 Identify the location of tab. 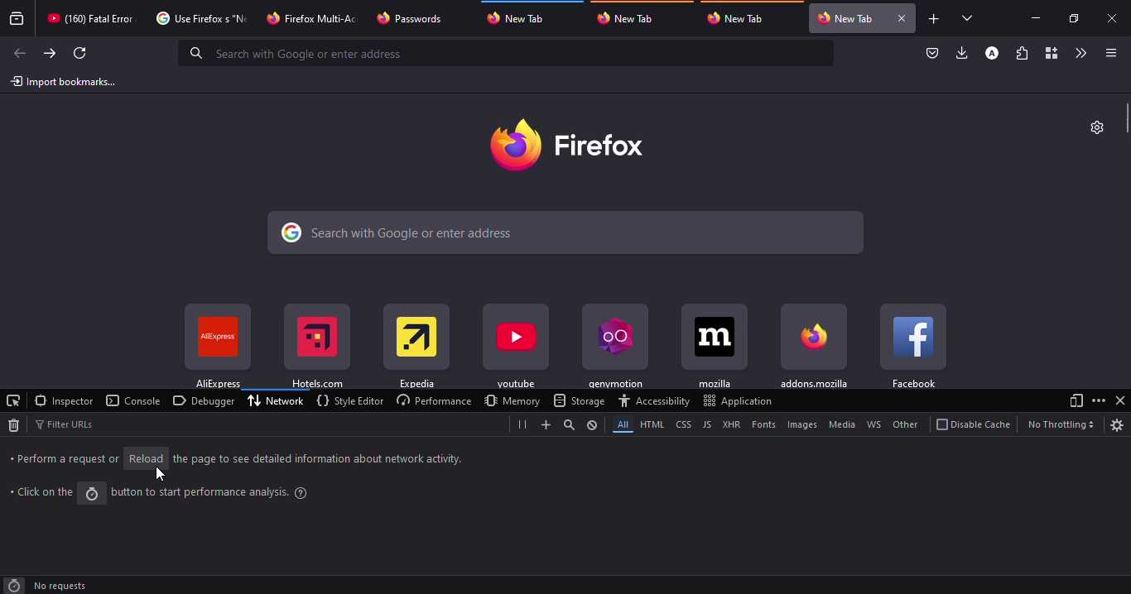
(416, 18).